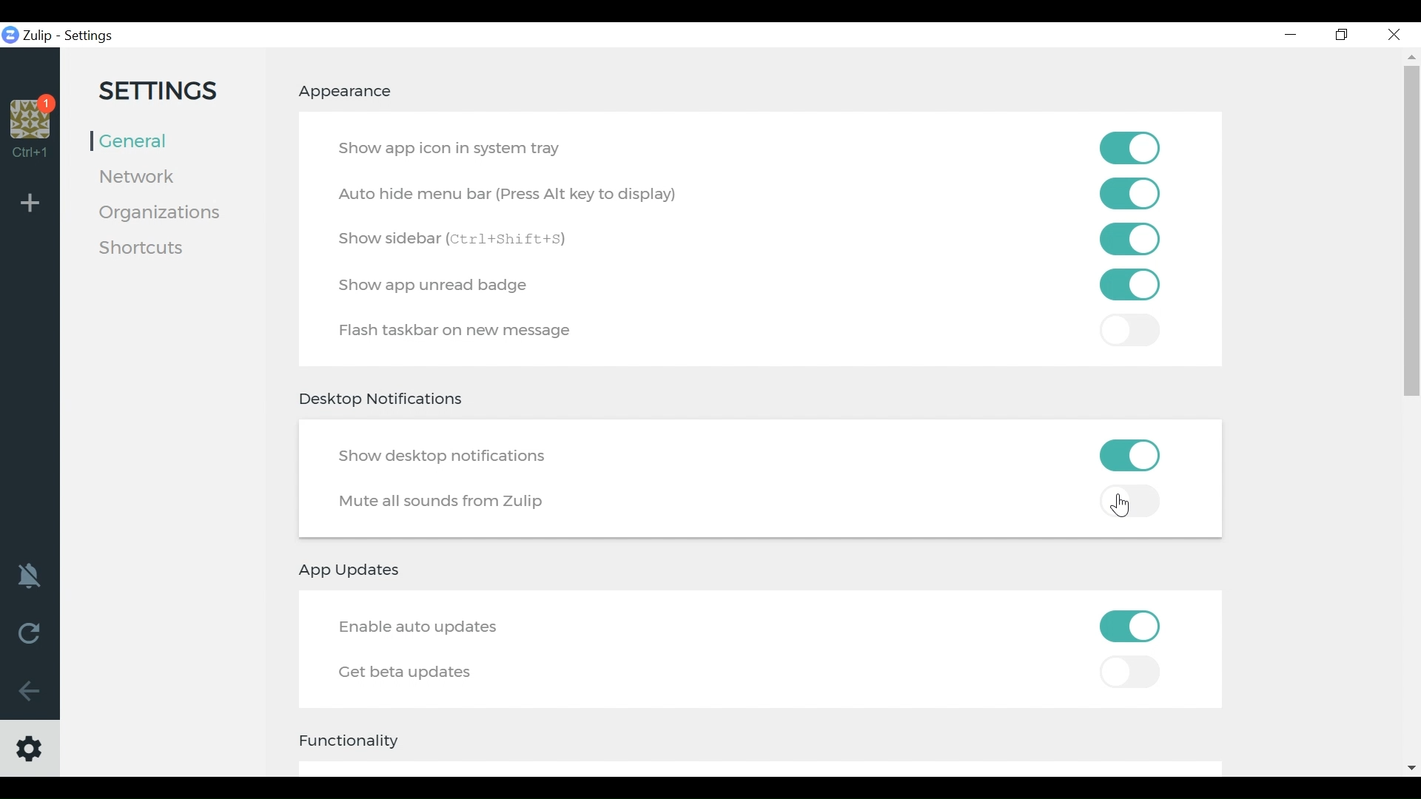  I want to click on App updates, so click(353, 570).